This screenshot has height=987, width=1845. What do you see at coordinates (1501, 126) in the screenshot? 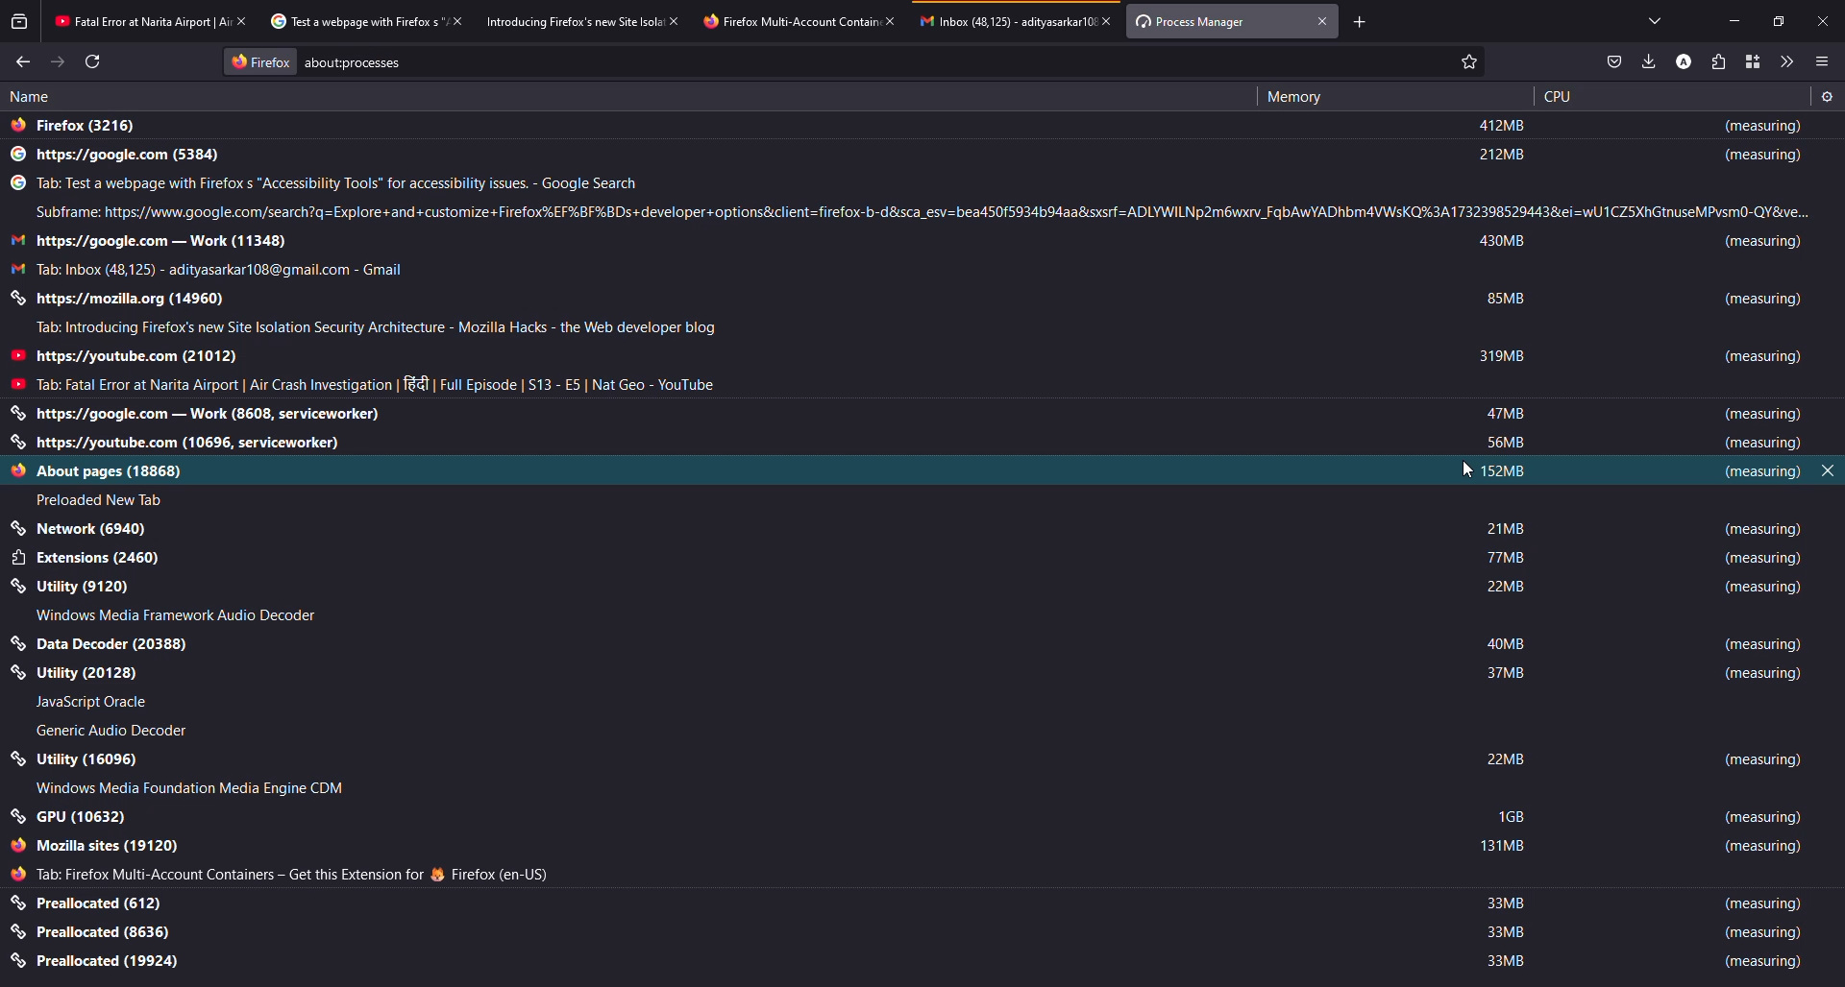
I see `412 mb` at bounding box center [1501, 126].